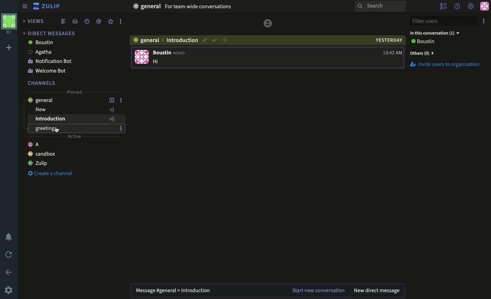 Image resolution: width=491 pixels, height=299 pixels. Describe the element at coordinates (378, 290) in the screenshot. I see `New DM` at that location.